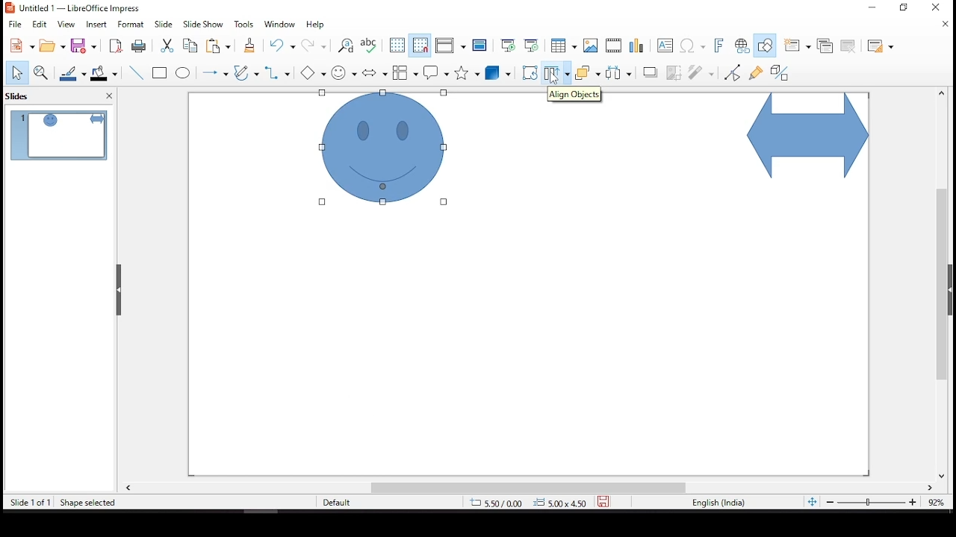 The image size is (956, 537). Describe the element at coordinates (947, 25) in the screenshot. I see `close` at that location.